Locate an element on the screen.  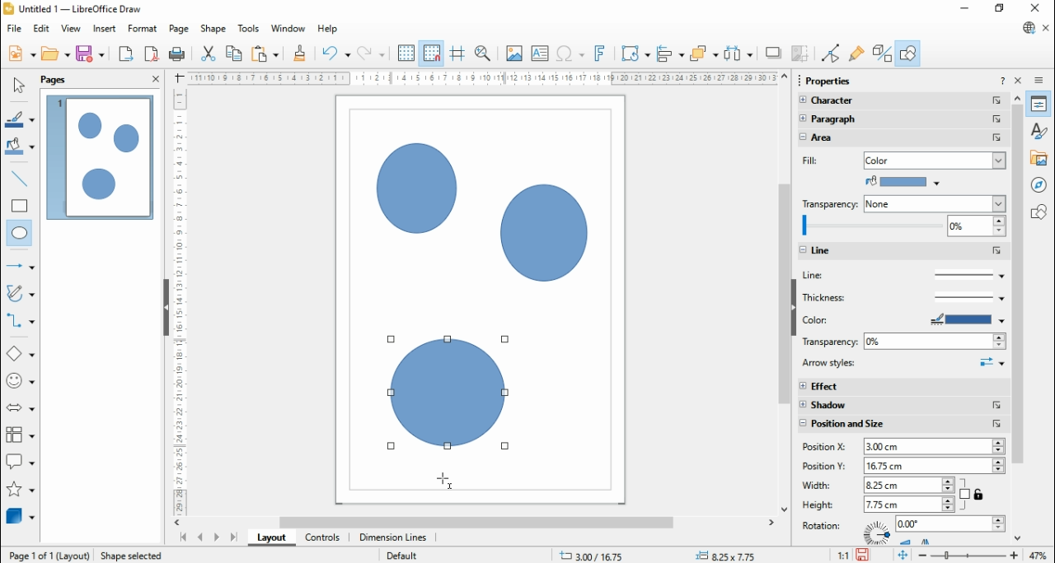
window is located at coordinates (288, 28).